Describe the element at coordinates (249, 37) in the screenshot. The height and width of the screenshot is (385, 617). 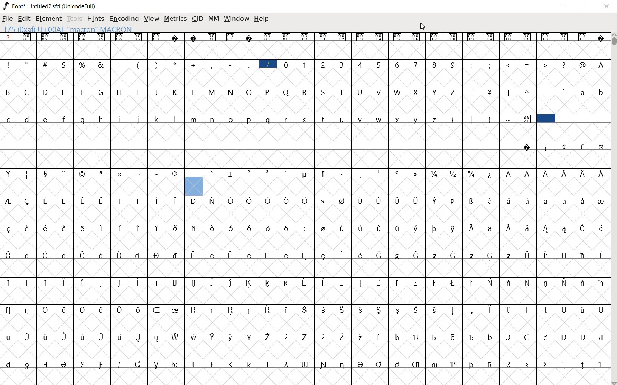
I see `Symbol` at that location.